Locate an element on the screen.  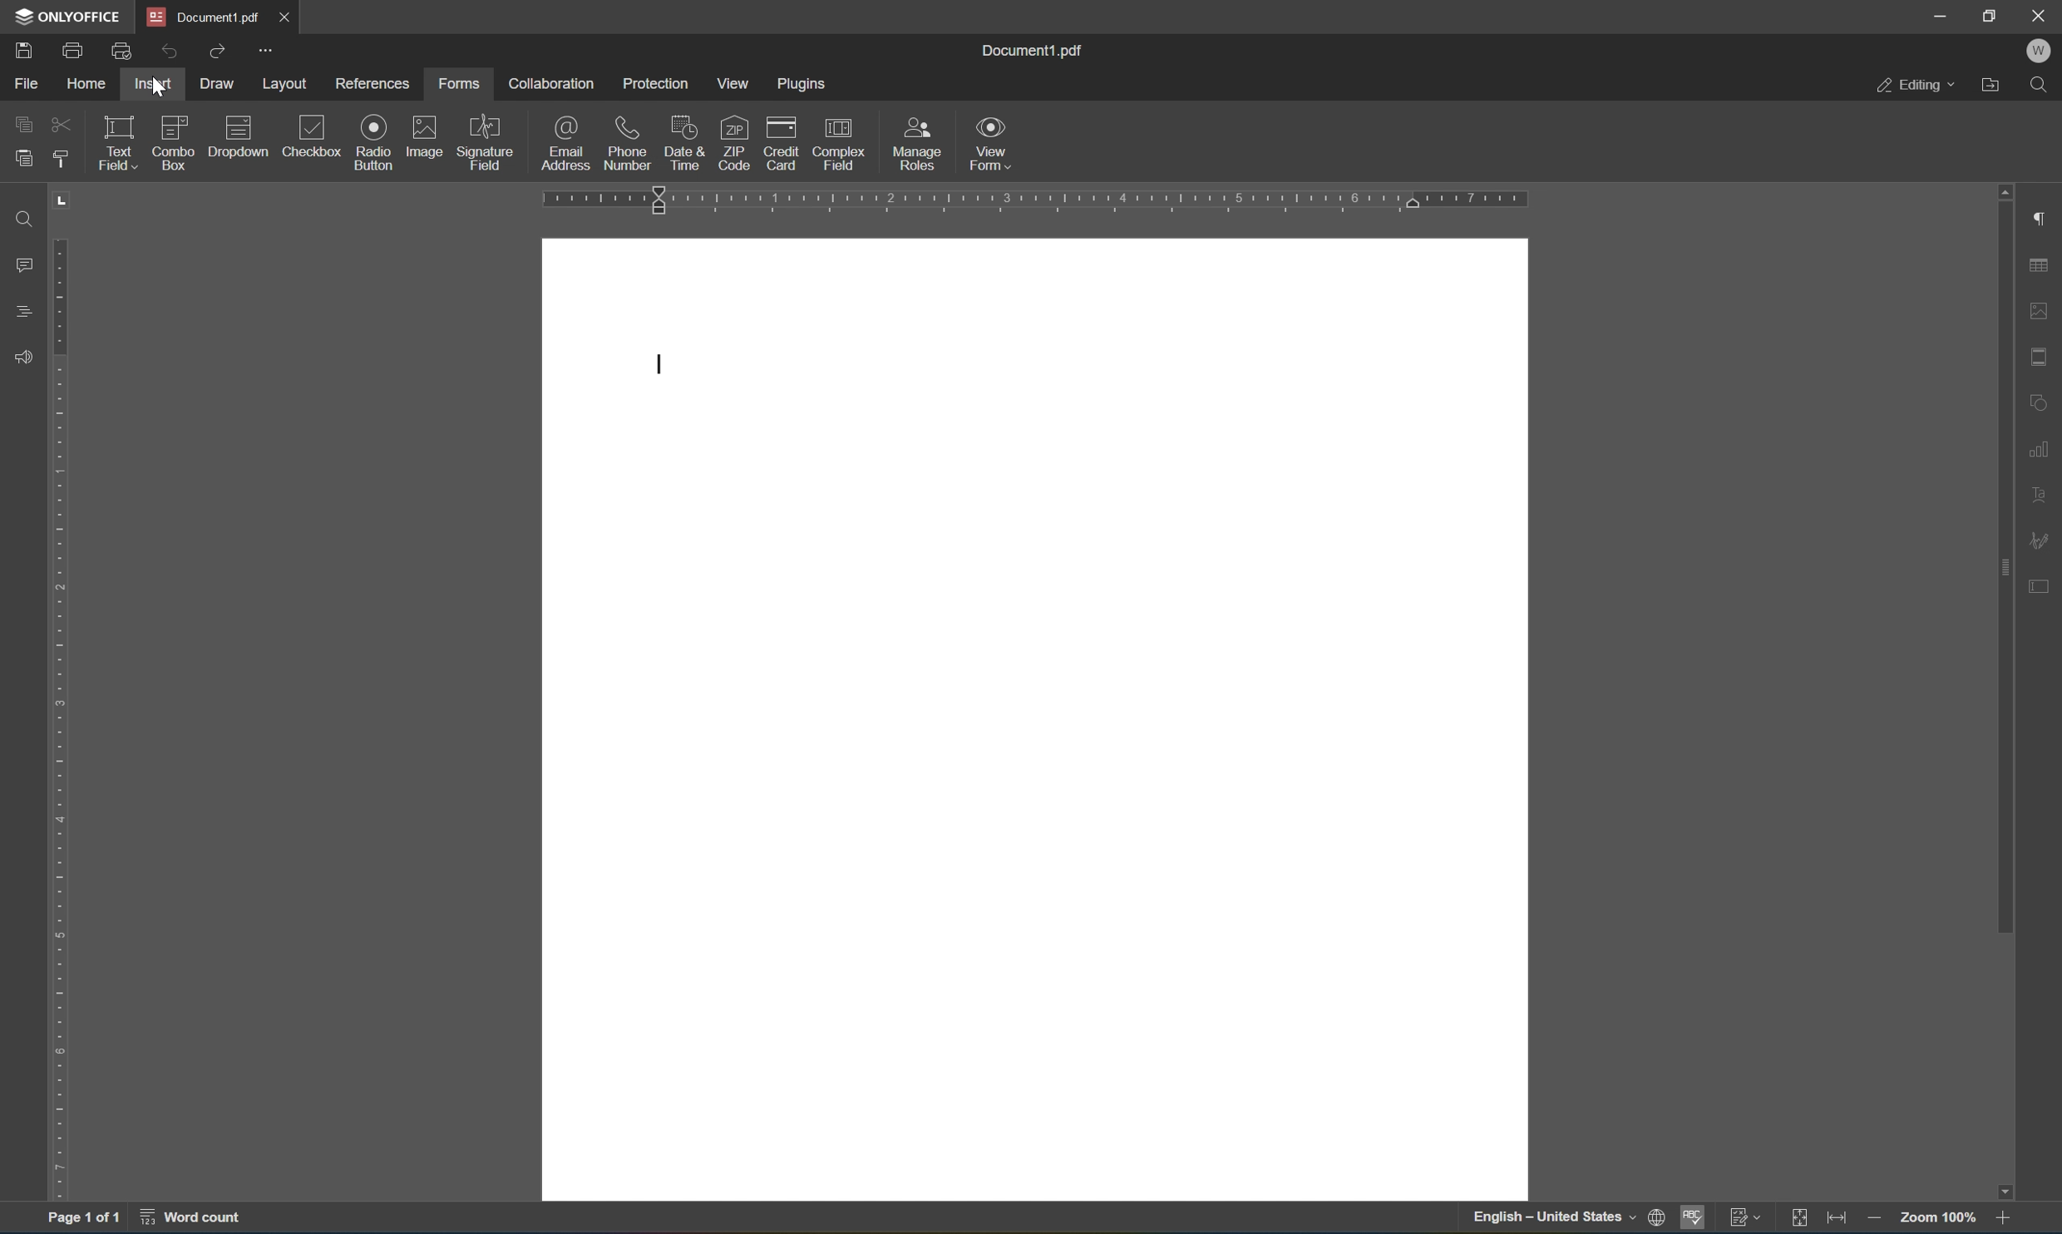
view is located at coordinates (731, 82).